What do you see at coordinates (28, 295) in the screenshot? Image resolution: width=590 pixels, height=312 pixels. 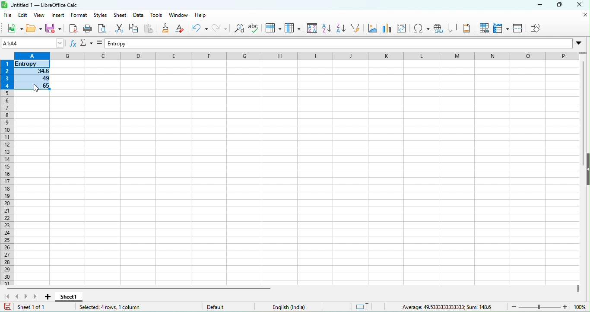 I see `scroll to next sheet` at bounding box center [28, 295].